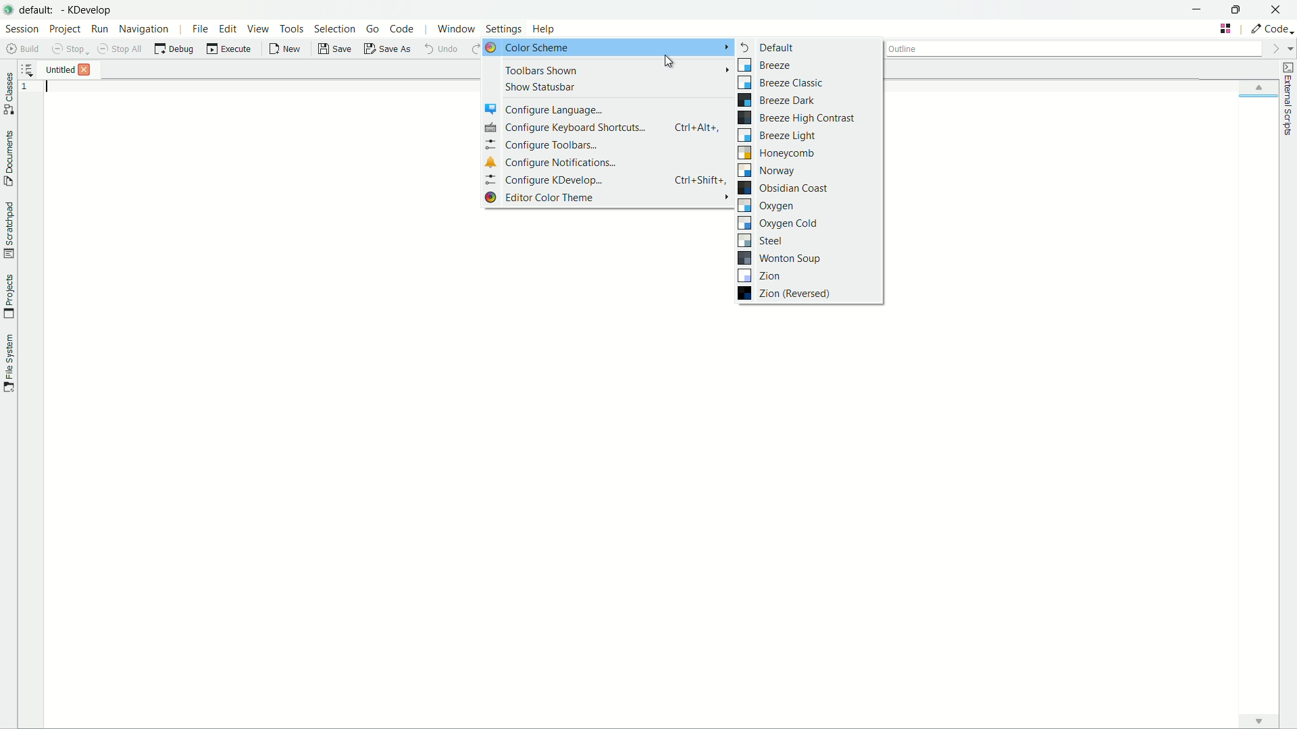  What do you see at coordinates (540, 86) in the screenshot?
I see `show statusbar` at bounding box center [540, 86].